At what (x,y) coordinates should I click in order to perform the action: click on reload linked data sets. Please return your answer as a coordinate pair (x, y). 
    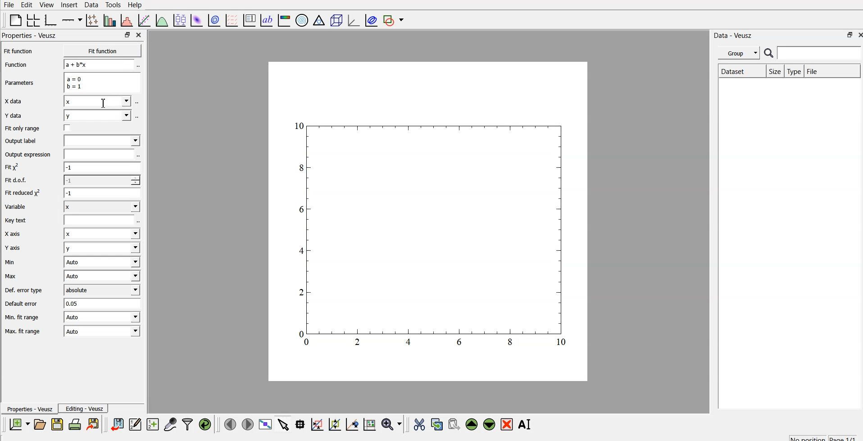
    Looking at the image, I should click on (206, 425).